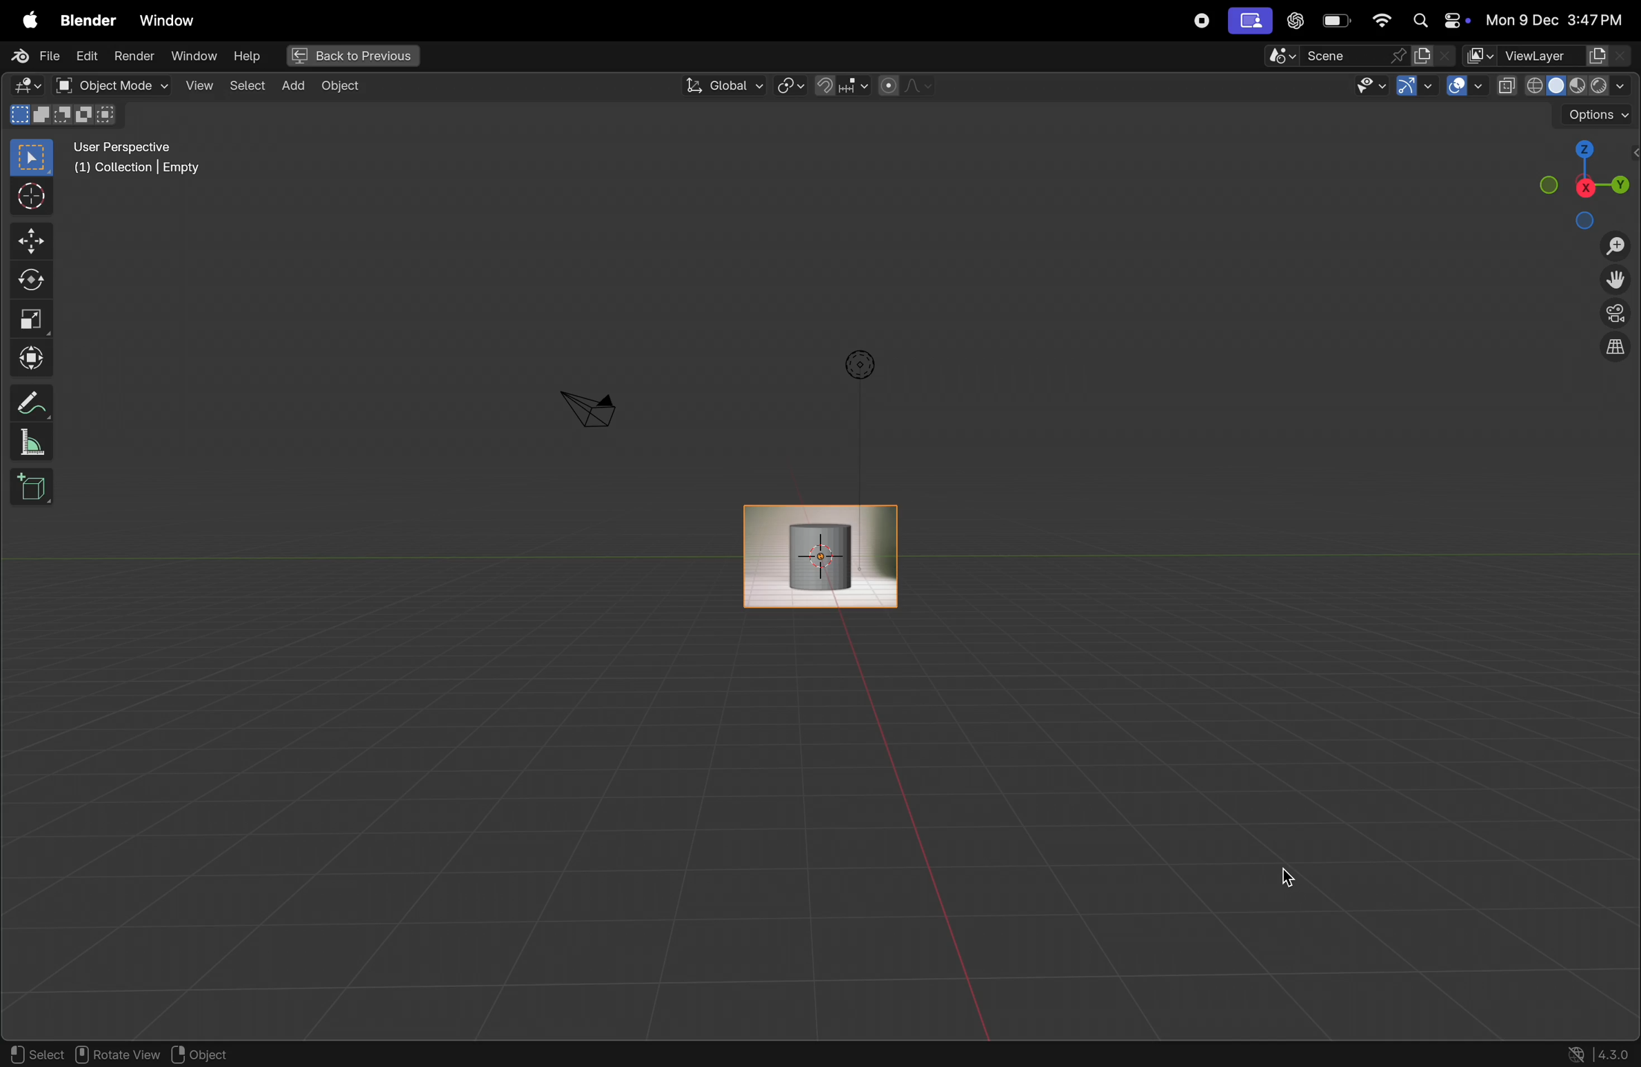 This screenshot has height=1067, width=1641. Describe the element at coordinates (905, 86) in the screenshot. I see `proportional fall off` at that location.